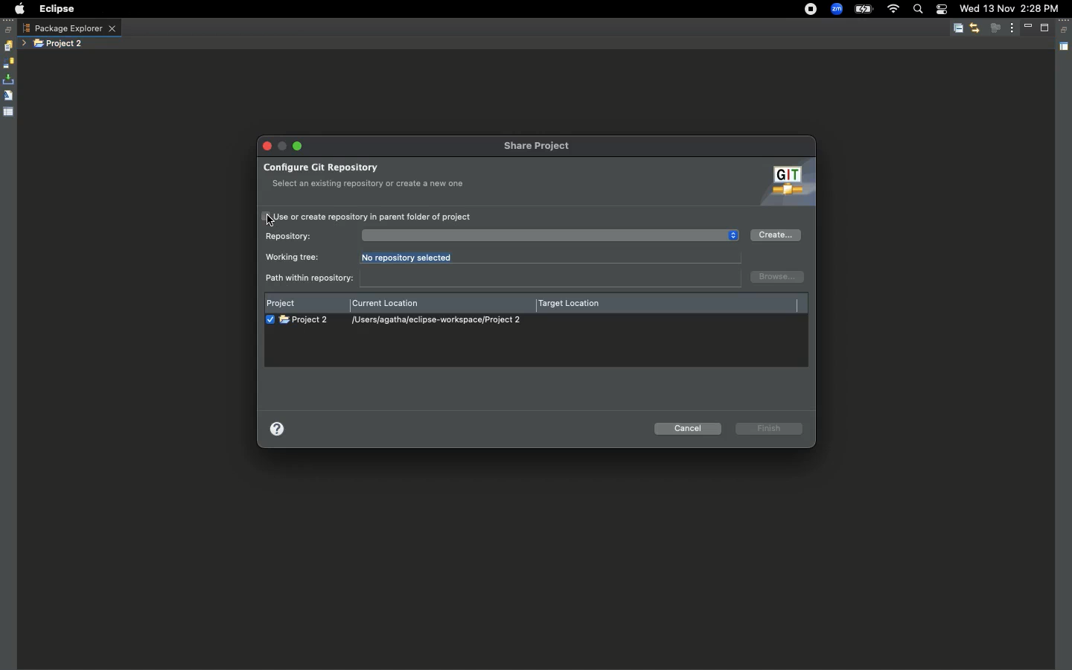  What do you see at coordinates (268, 319) in the screenshot?
I see `check button: checked` at bounding box center [268, 319].